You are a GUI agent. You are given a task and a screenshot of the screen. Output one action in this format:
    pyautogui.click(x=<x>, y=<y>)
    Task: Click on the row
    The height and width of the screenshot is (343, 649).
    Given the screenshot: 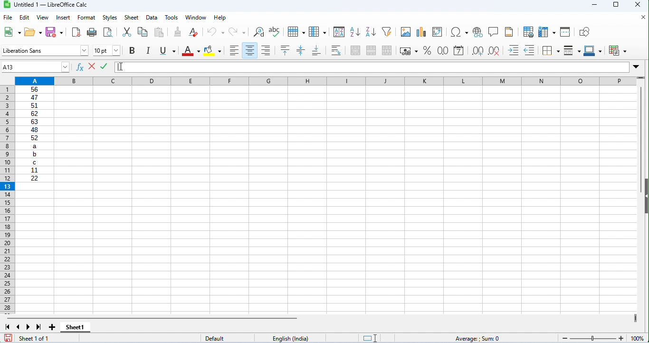 What is the action you would take?
    pyautogui.click(x=296, y=31)
    